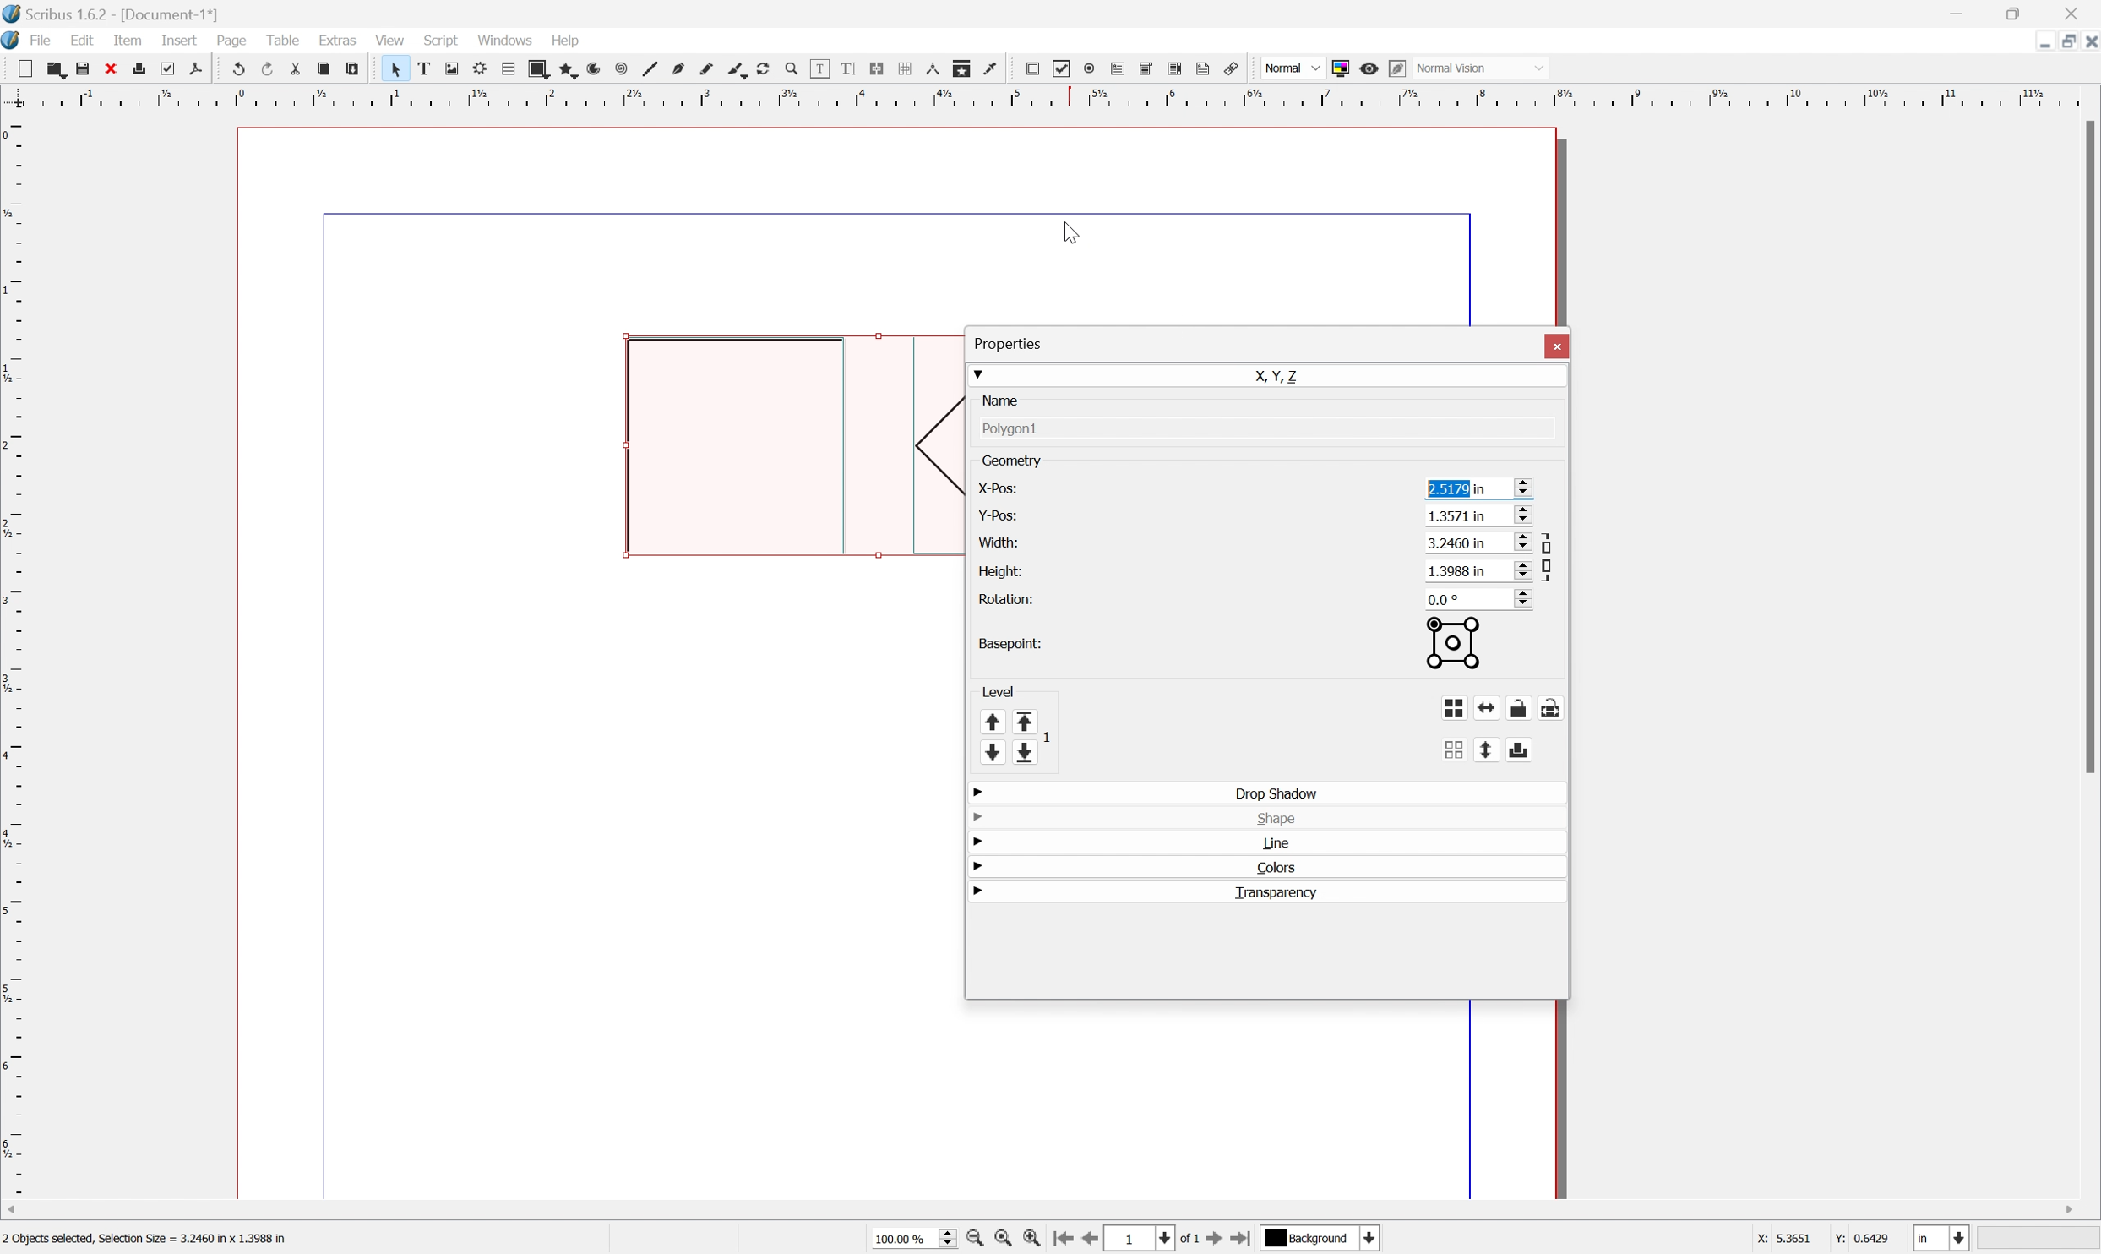  Describe the element at coordinates (1089, 1240) in the screenshot. I see `Go to previous page` at that location.